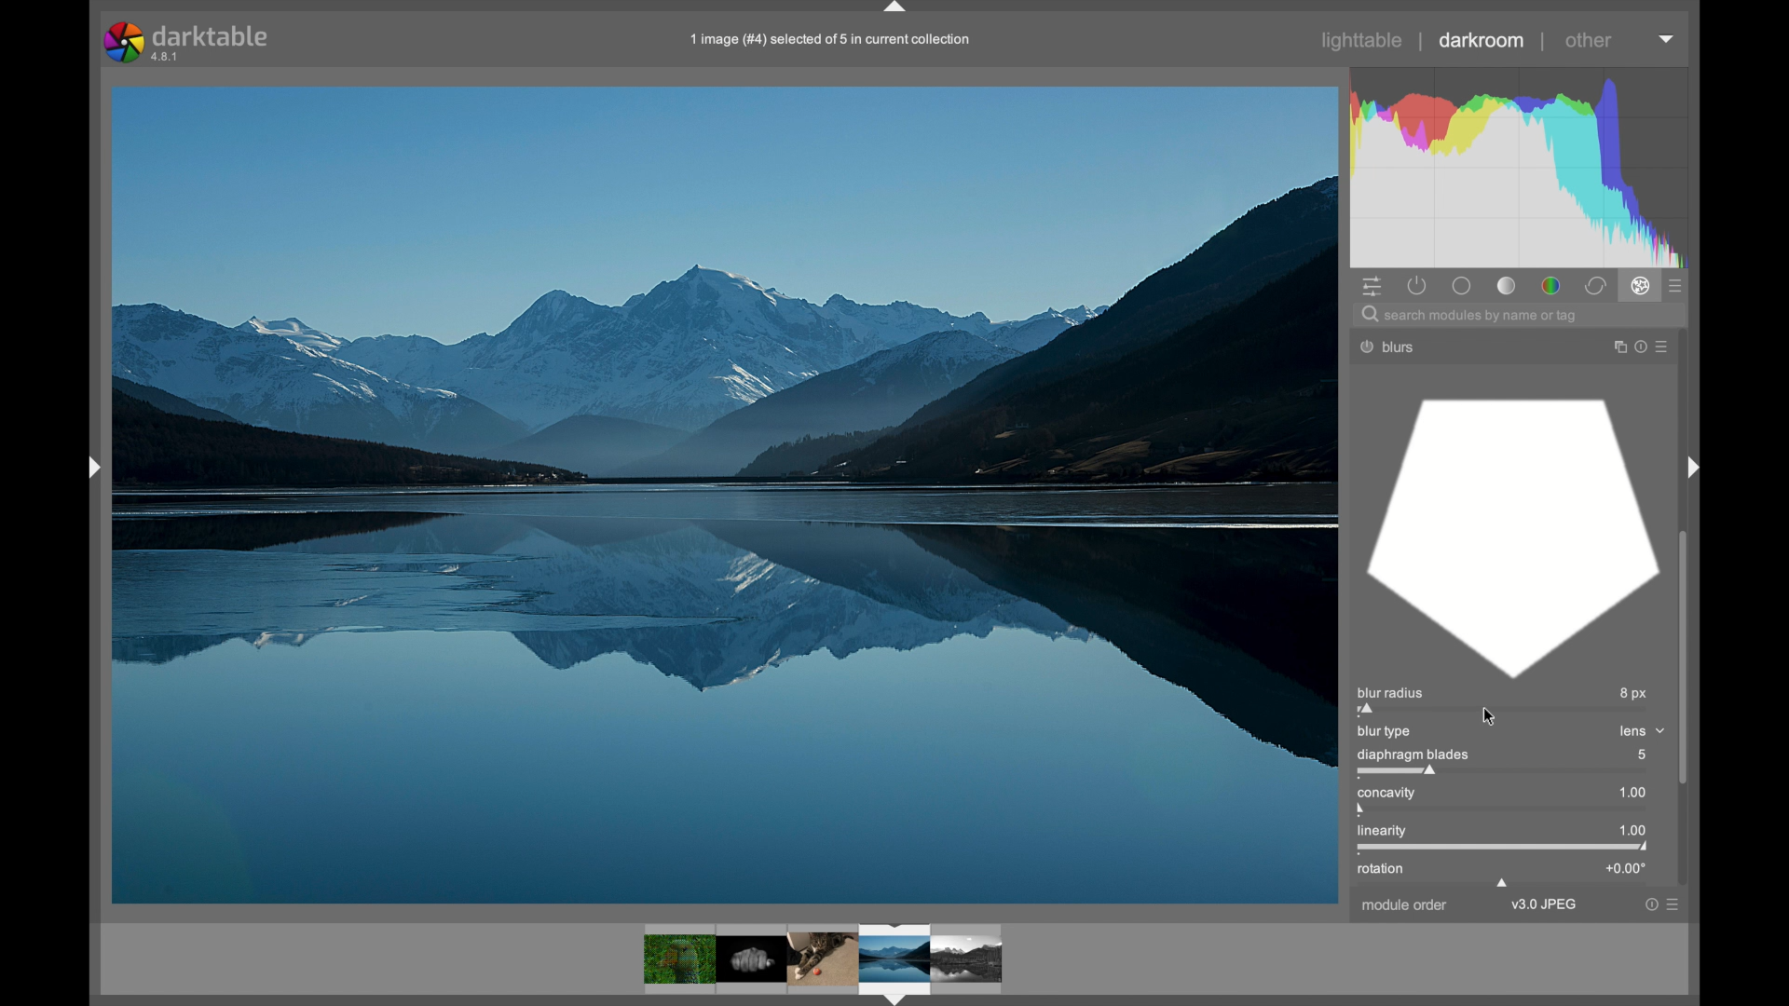  Describe the element at coordinates (1396, 692) in the screenshot. I see `blur radius` at that location.